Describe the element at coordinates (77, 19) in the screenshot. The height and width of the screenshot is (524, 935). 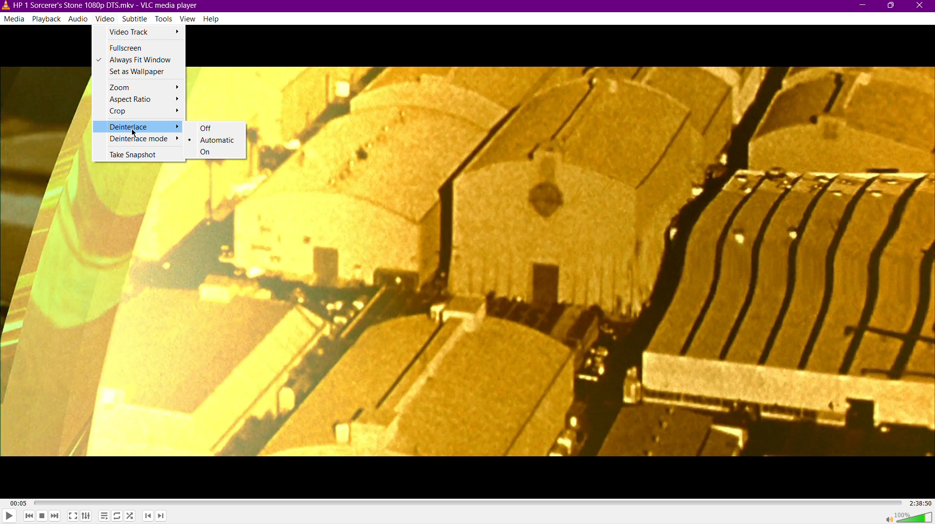
I see `Audio` at that location.